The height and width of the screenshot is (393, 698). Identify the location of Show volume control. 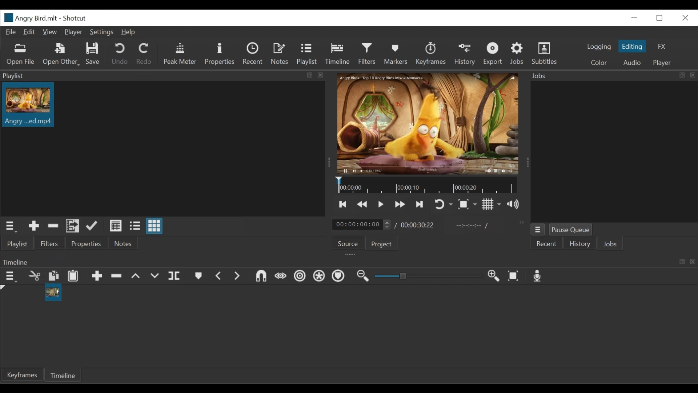
(513, 204).